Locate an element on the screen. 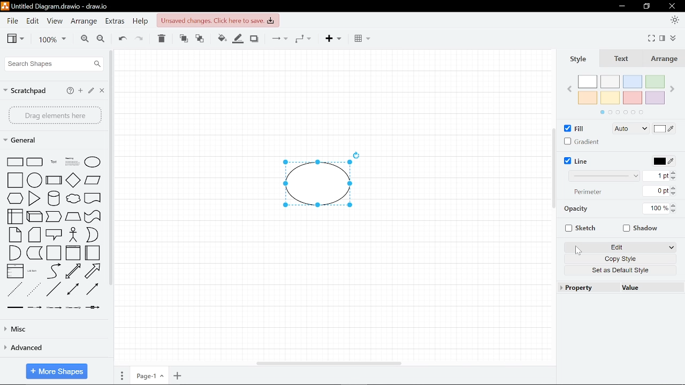  Current diagram is located at coordinates (324, 178).